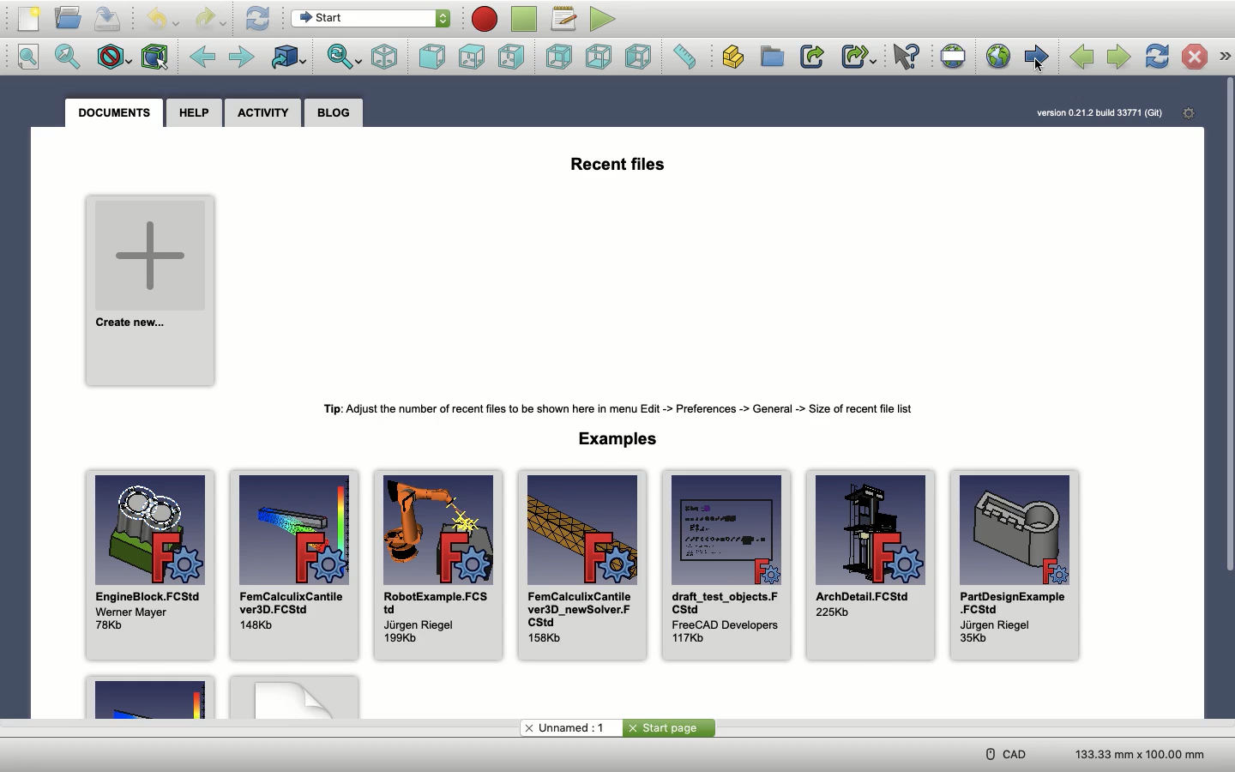 The width and height of the screenshot is (1235, 772). Describe the element at coordinates (152, 293) in the screenshot. I see `Create new` at that location.